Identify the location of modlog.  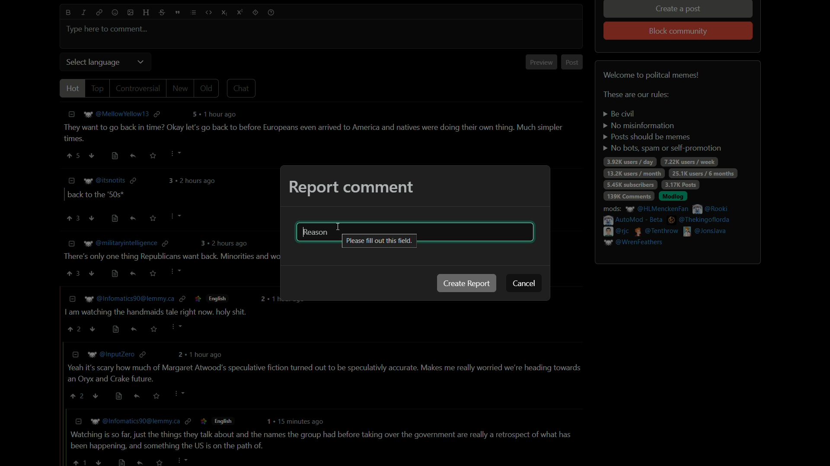
(673, 197).